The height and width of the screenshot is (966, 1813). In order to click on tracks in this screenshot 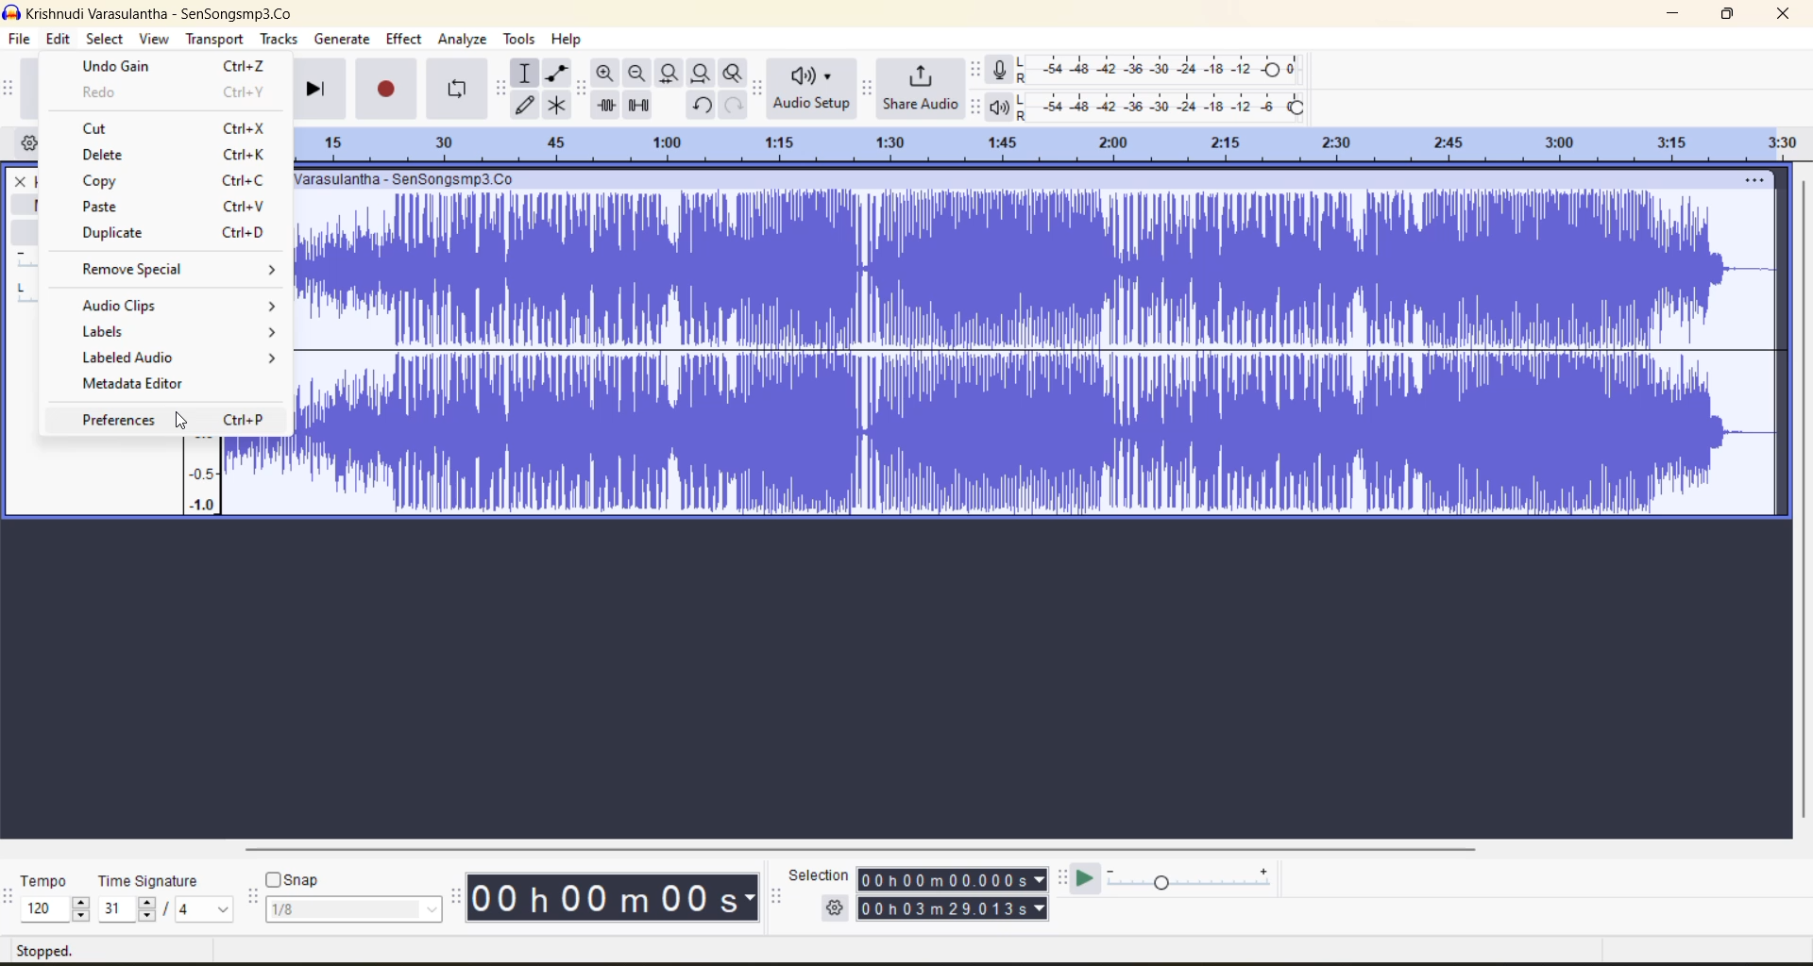, I will do `click(283, 40)`.